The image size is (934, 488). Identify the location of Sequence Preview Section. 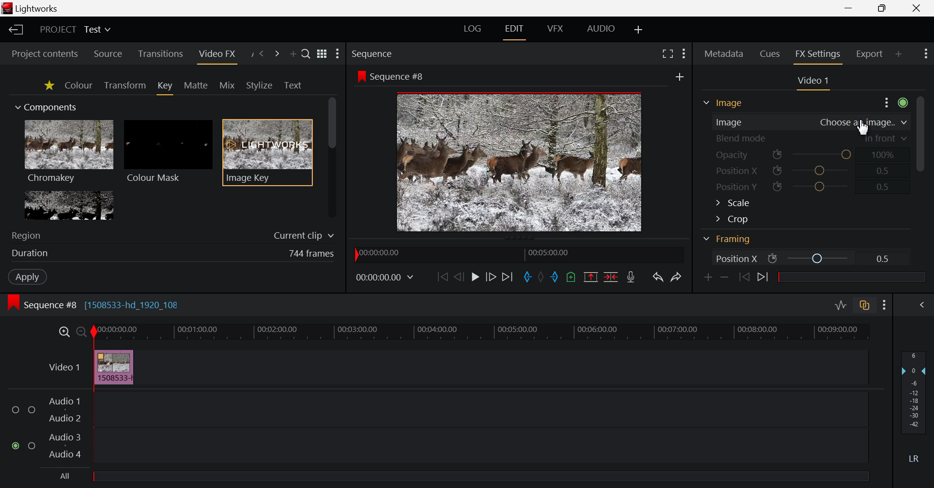
(376, 53).